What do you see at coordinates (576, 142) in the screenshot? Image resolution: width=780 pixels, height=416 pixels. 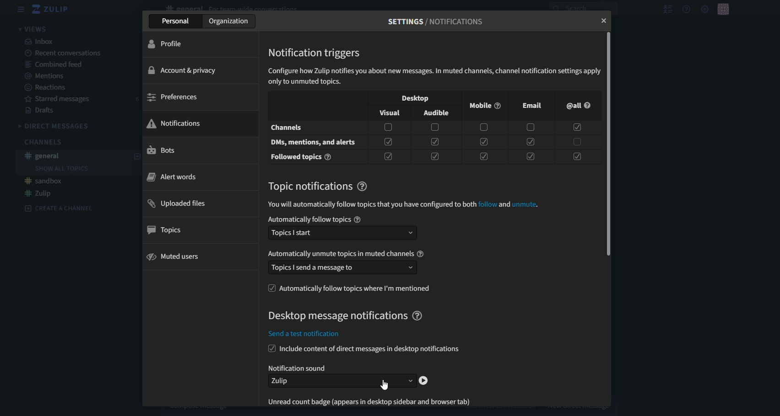 I see `checkbox` at bounding box center [576, 142].